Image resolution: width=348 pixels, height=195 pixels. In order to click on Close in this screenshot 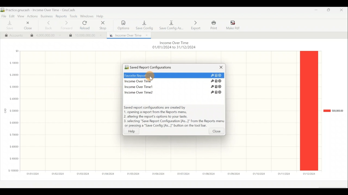, I will do `click(343, 11)`.